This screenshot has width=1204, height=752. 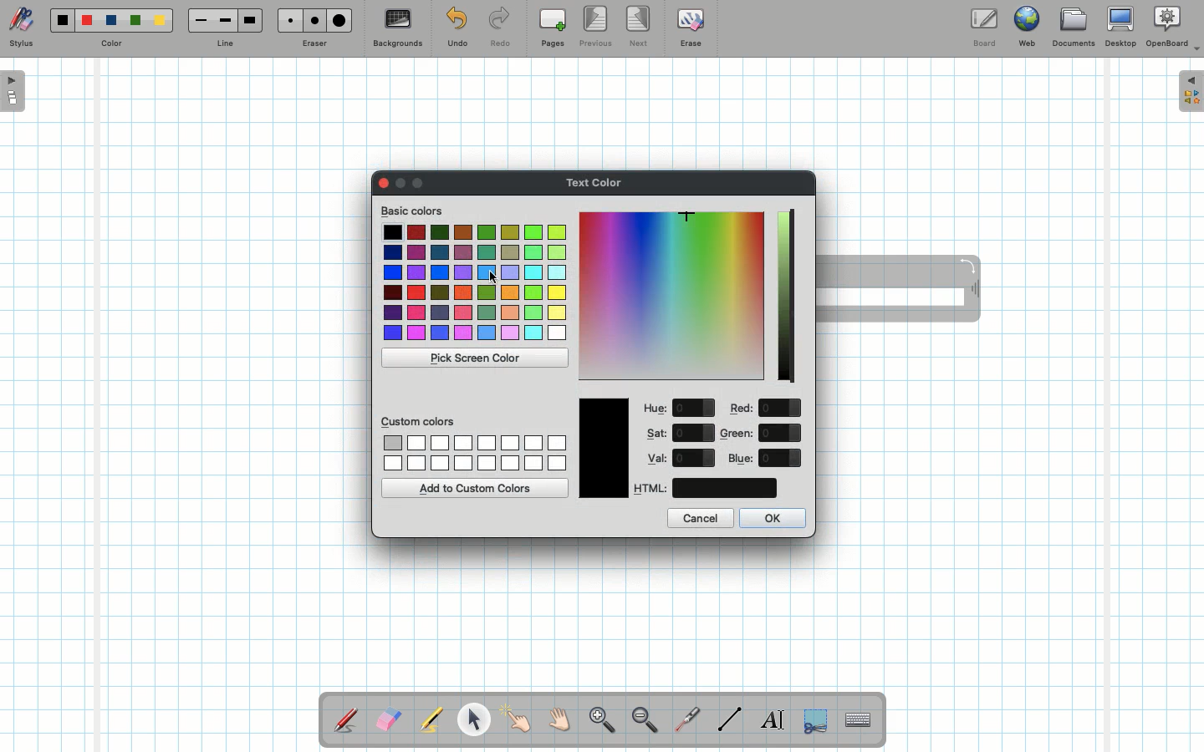 What do you see at coordinates (61, 20) in the screenshot?
I see `Black` at bounding box center [61, 20].